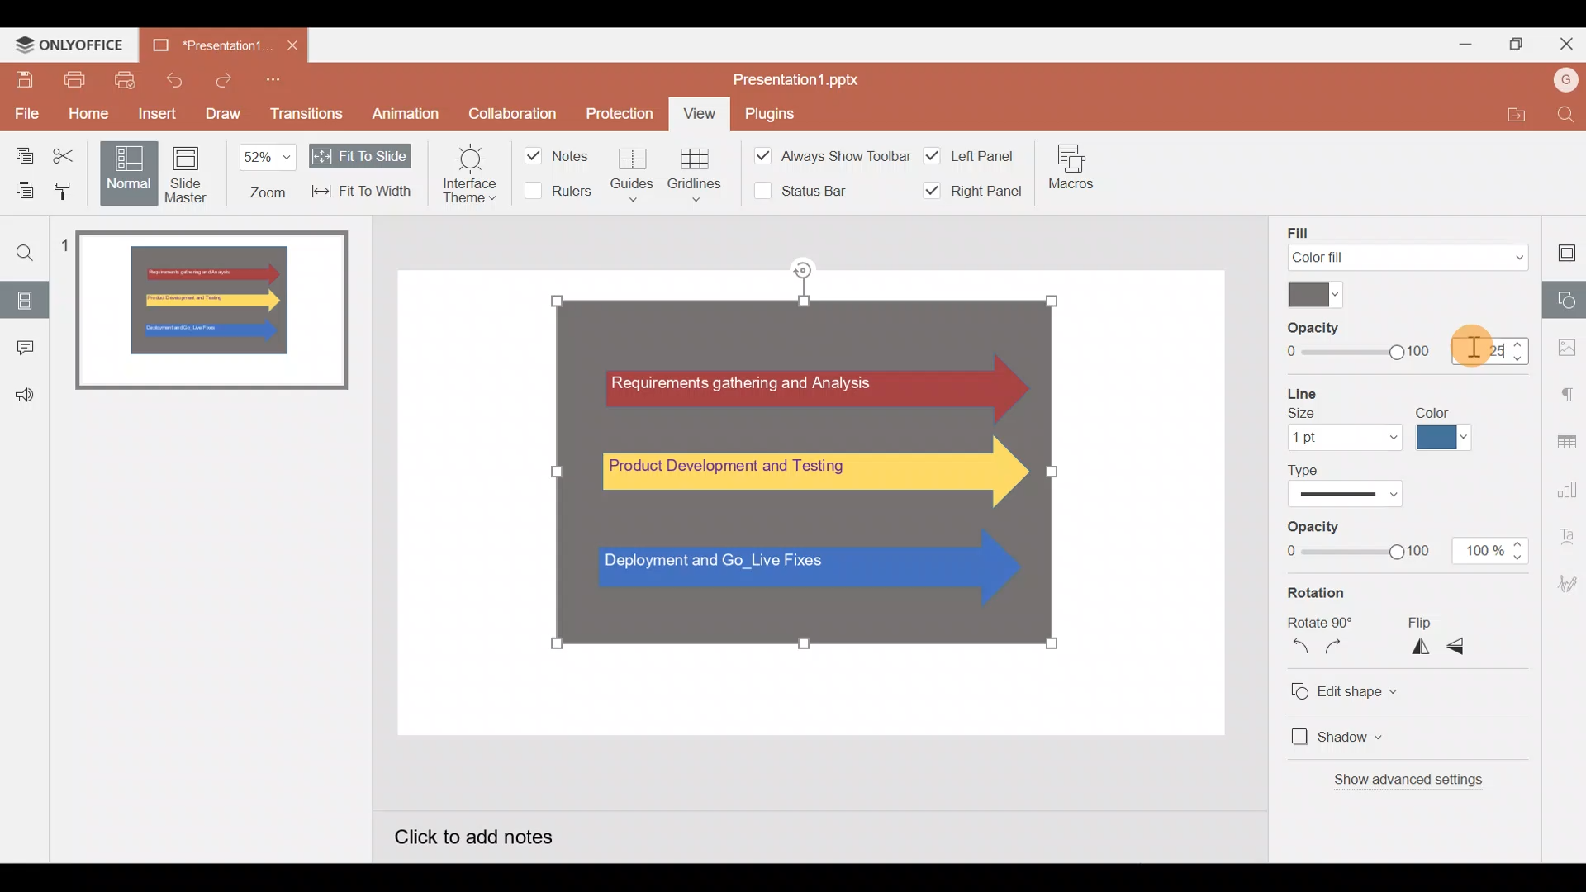 Image resolution: width=1586 pixels, height=892 pixels. Describe the element at coordinates (407, 111) in the screenshot. I see `Animation` at that location.